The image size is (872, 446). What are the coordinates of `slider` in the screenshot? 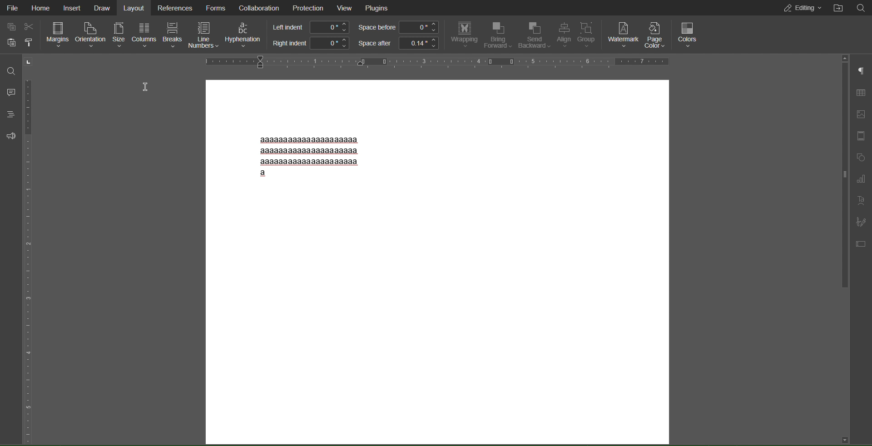 It's located at (841, 172).